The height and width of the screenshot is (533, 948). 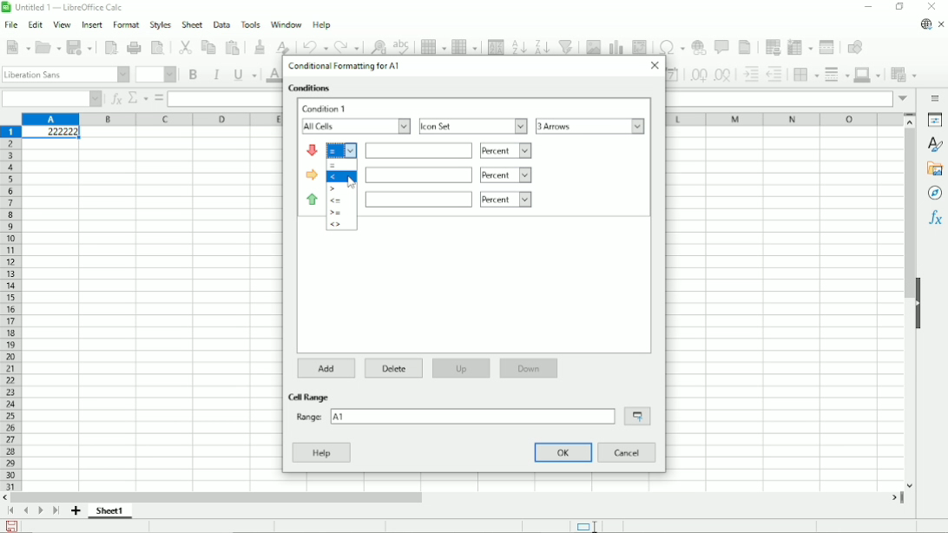 What do you see at coordinates (637, 416) in the screenshot?
I see `Shrink` at bounding box center [637, 416].